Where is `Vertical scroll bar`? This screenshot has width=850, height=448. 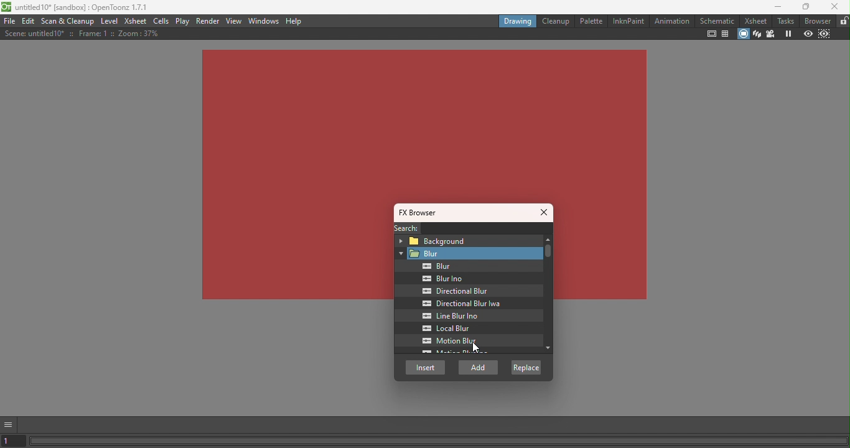
Vertical scroll bar is located at coordinates (546, 296).